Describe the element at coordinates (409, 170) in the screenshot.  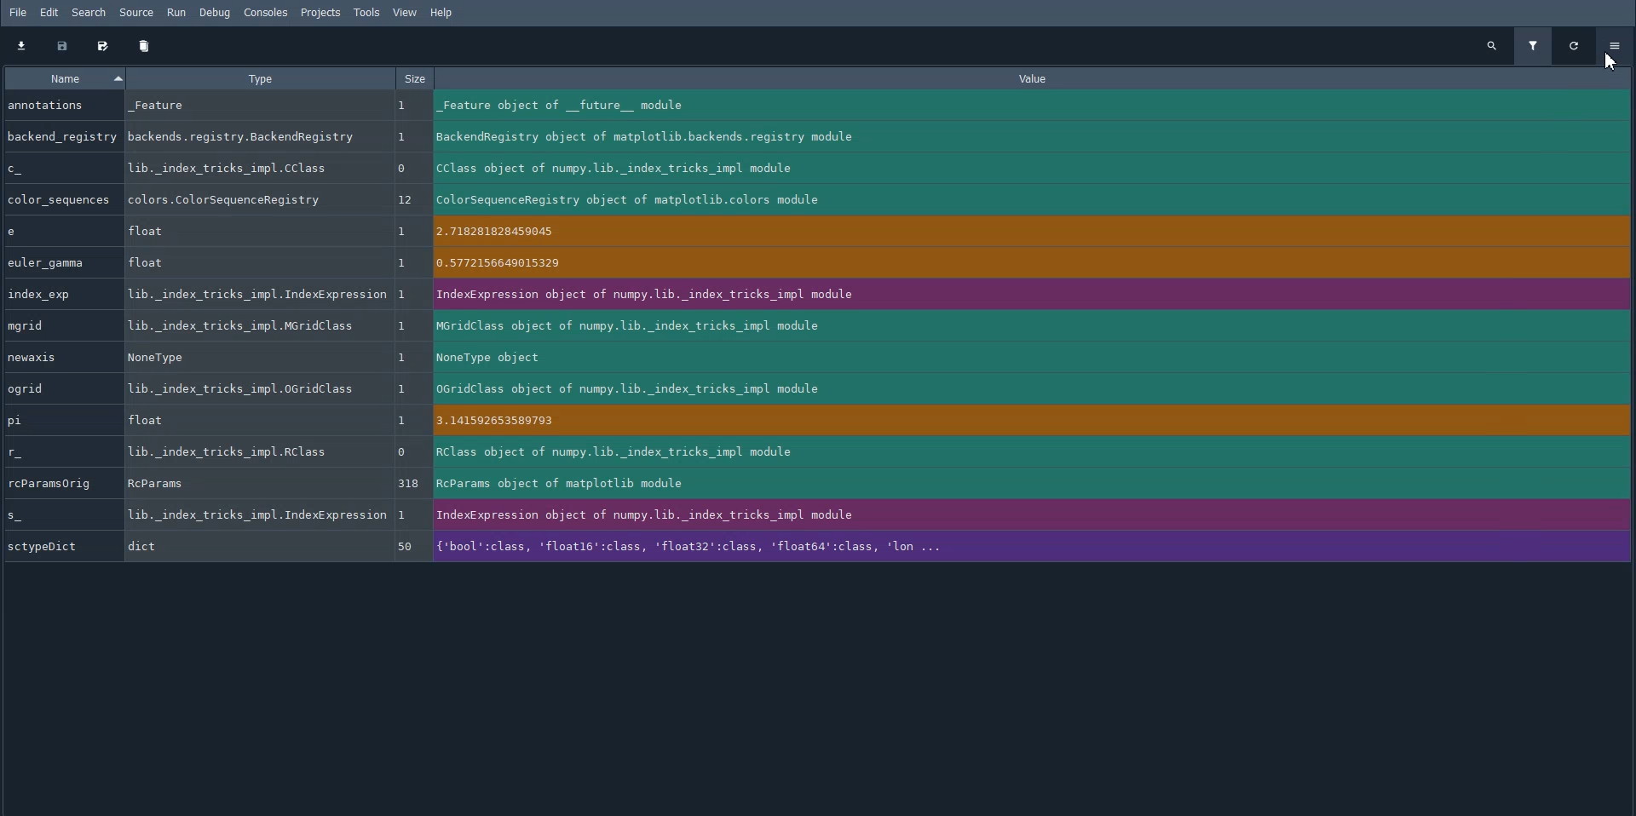
I see `0` at that location.